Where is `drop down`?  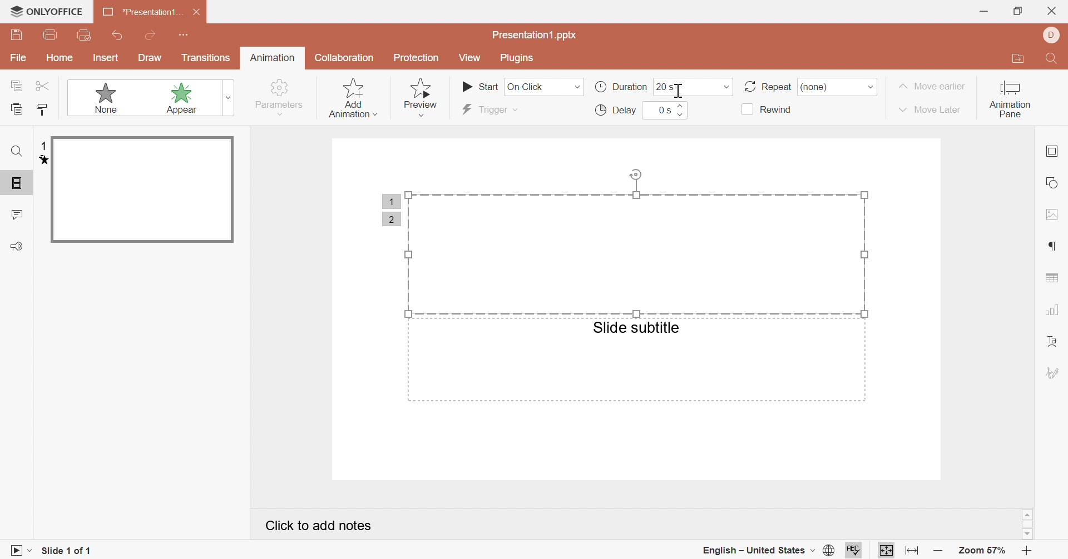 drop down is located at coordinates (727, 87).